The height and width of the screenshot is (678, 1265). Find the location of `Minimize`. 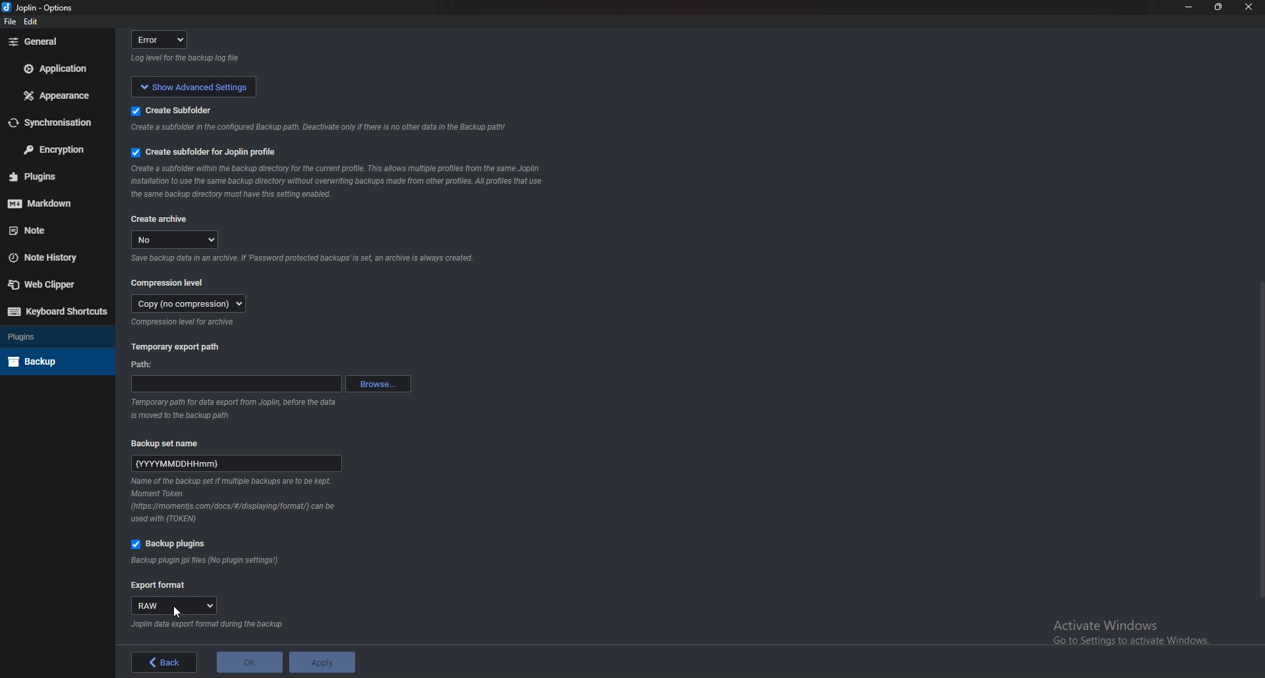

Minimize is located at coordinates (1191, 7).